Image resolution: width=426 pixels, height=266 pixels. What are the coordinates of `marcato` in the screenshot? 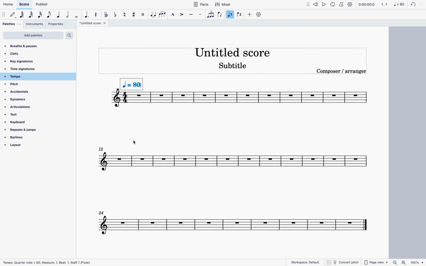 It's located at (173, 15).